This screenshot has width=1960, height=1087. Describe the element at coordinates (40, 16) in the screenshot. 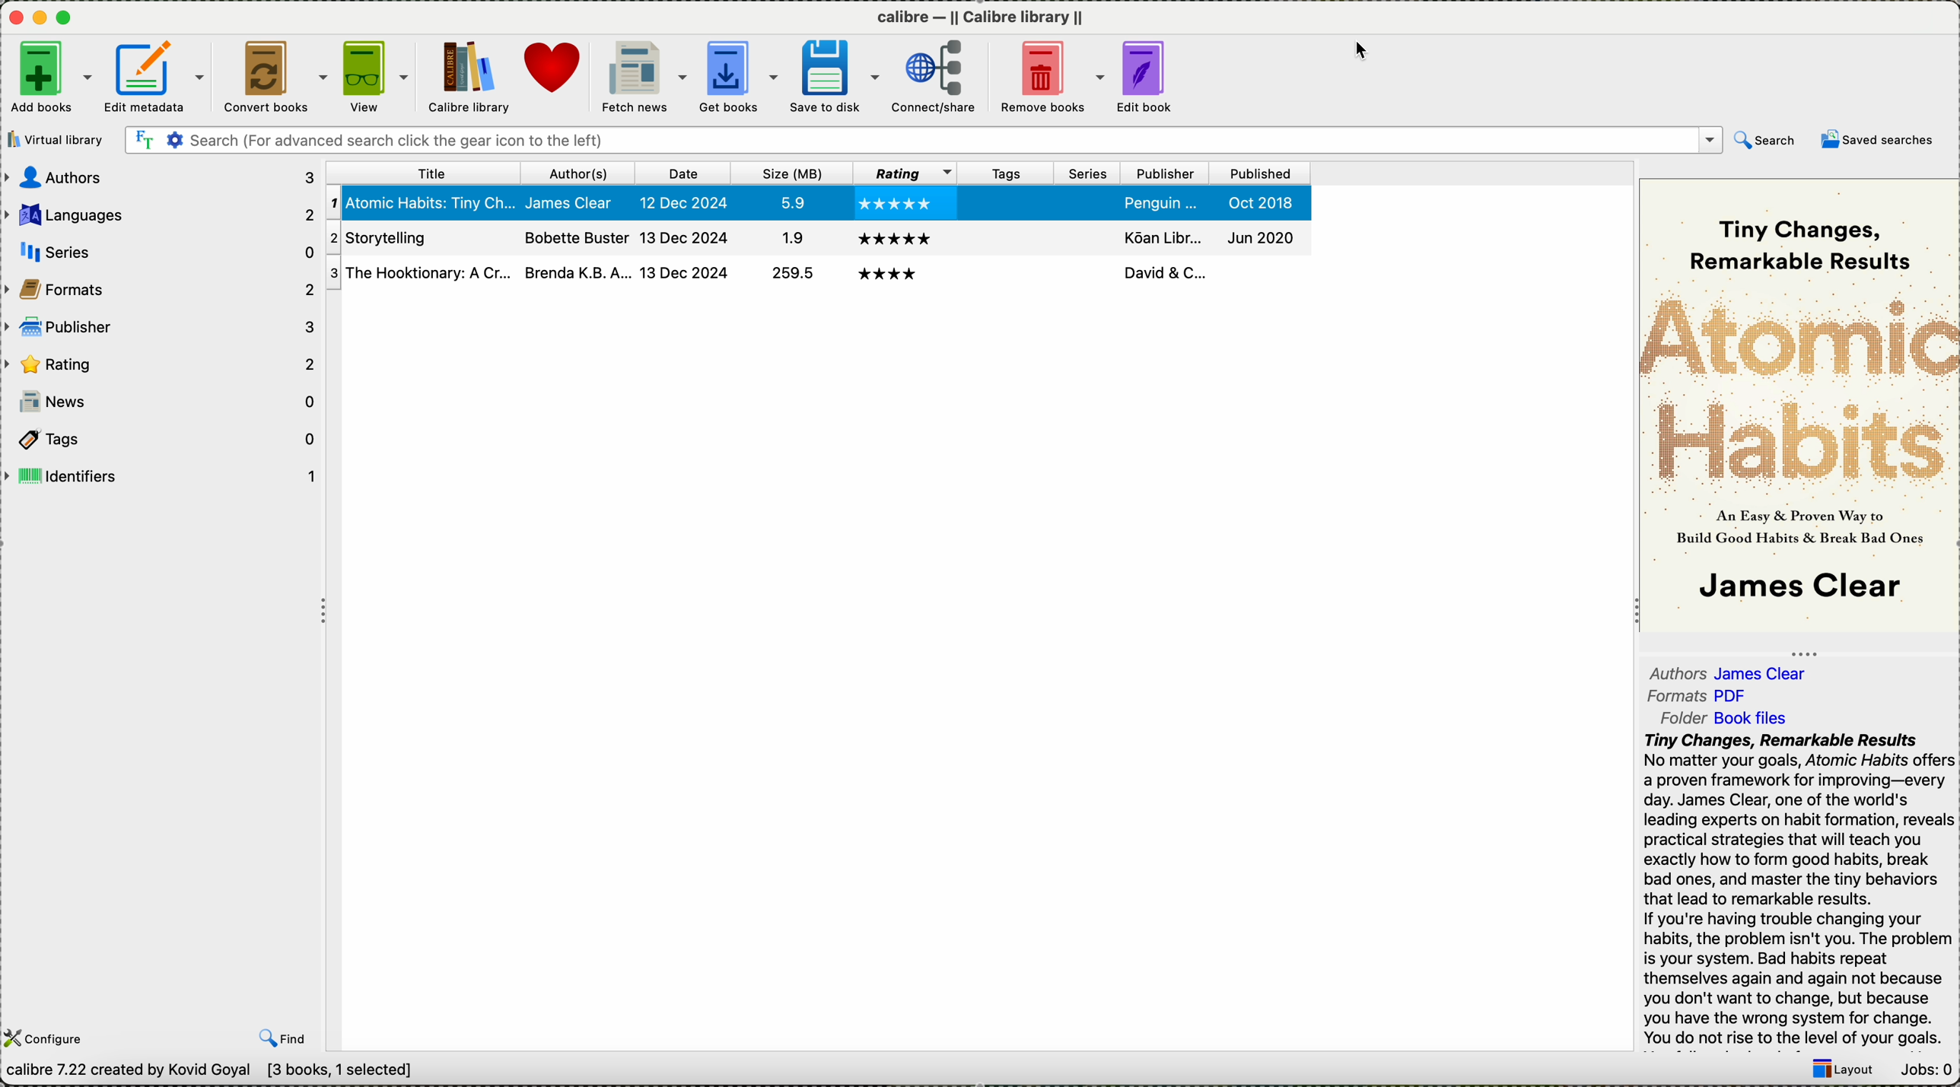

I see `minimize` at that location.